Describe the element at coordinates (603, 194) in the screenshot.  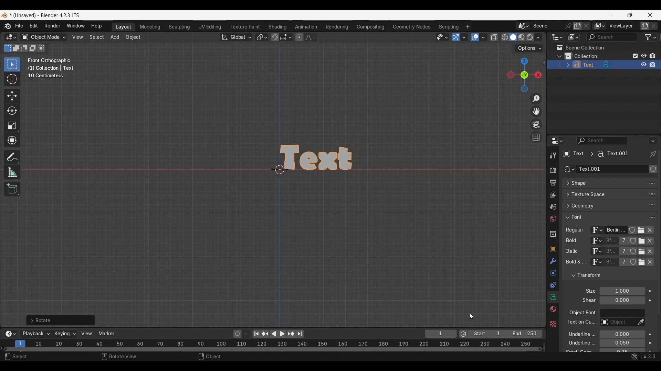
I see `Click to expand Texture Space` at that location.